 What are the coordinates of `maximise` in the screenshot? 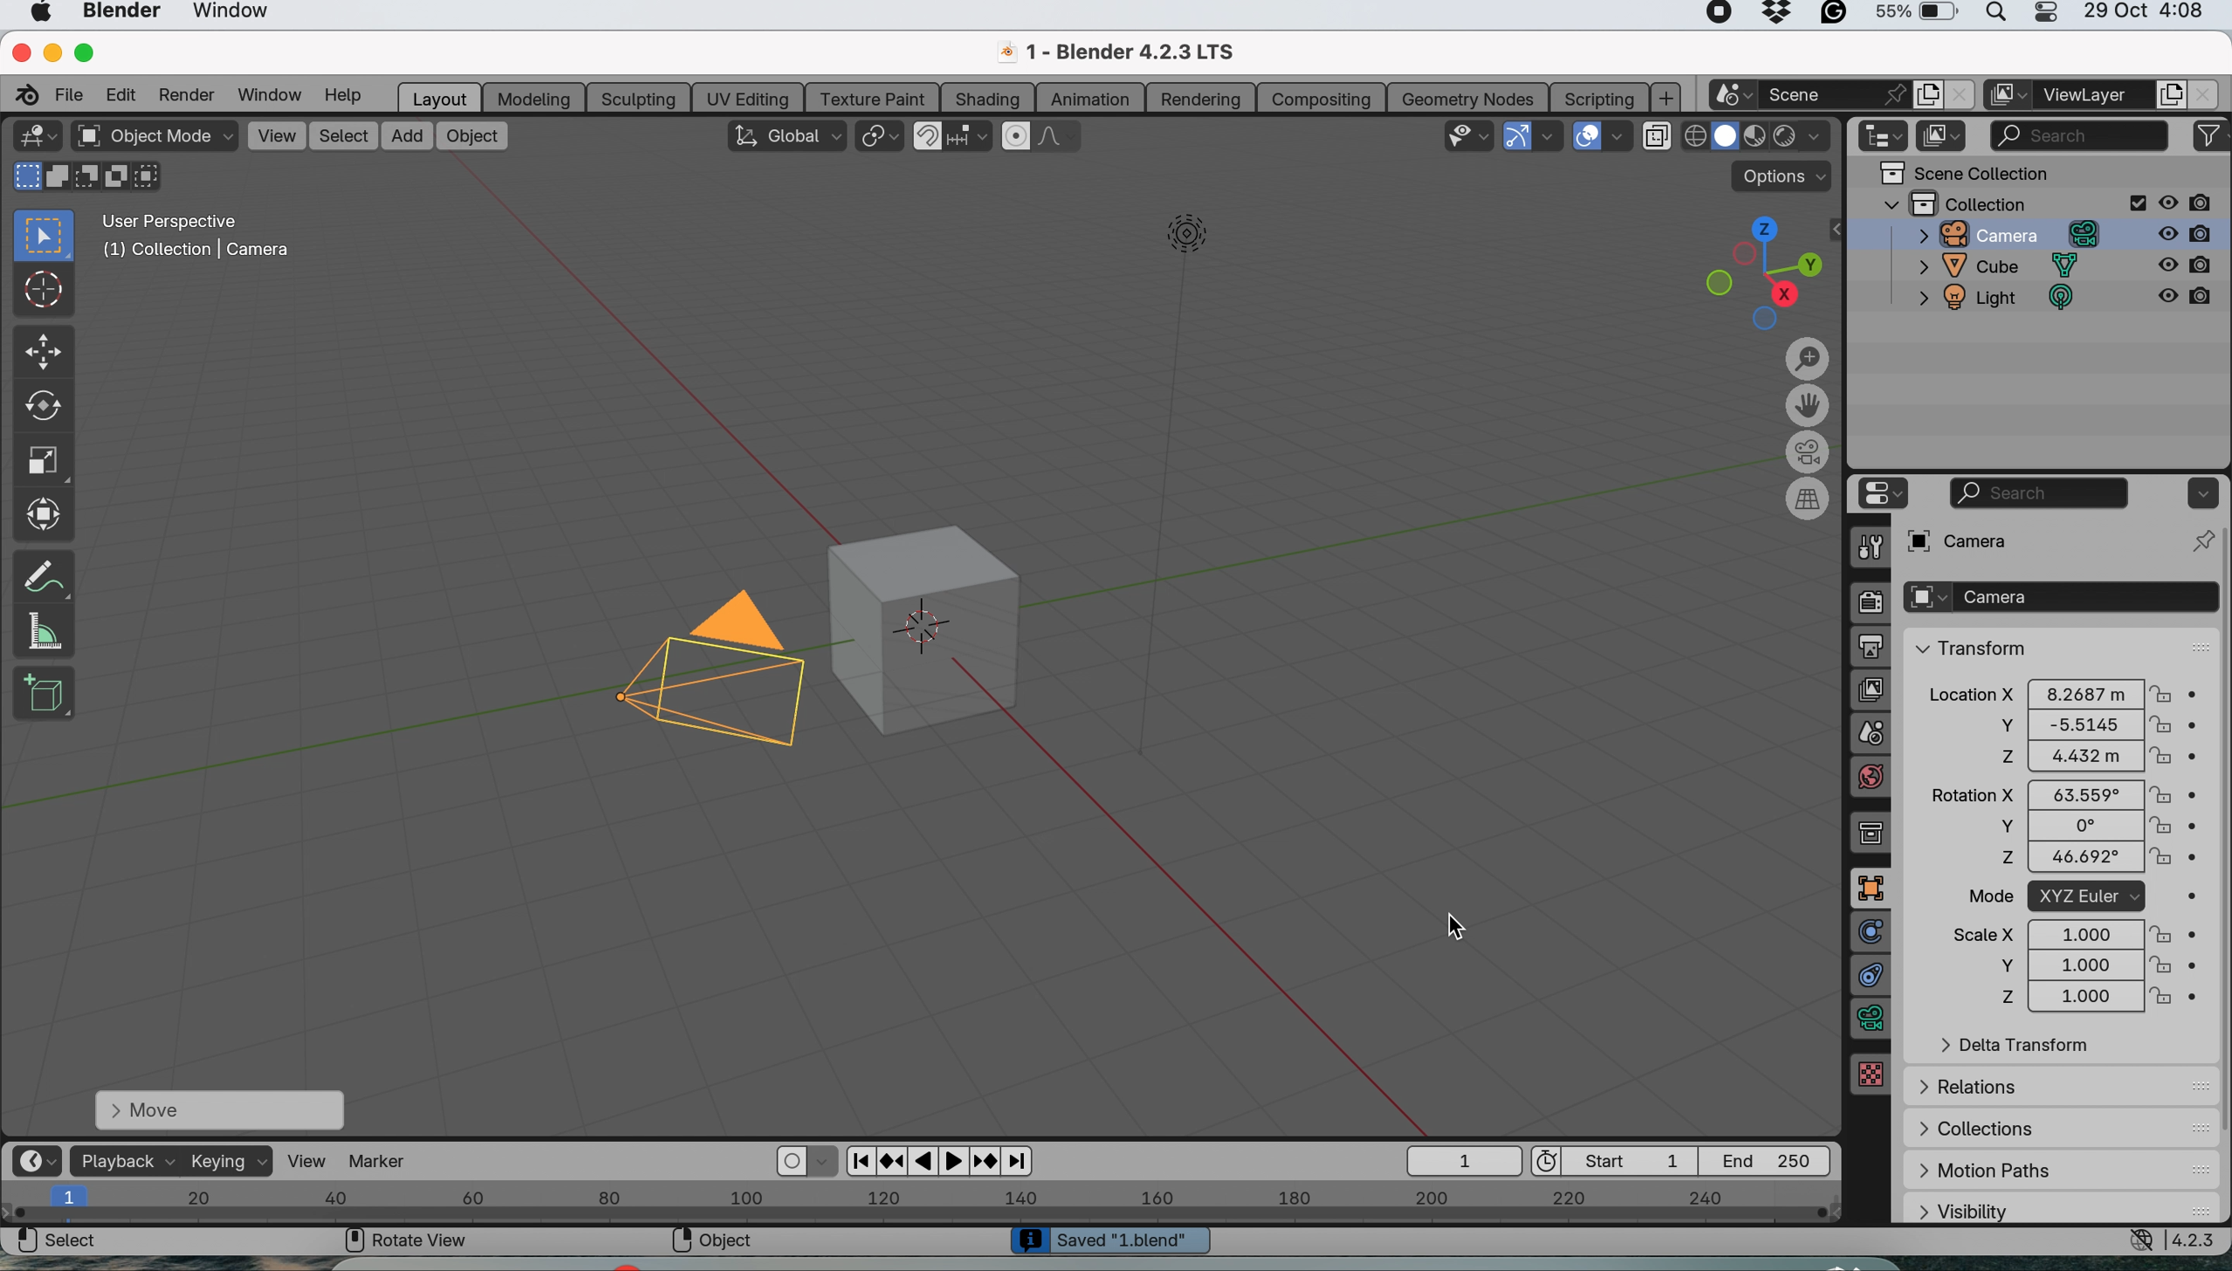 It's located at (86, 52).